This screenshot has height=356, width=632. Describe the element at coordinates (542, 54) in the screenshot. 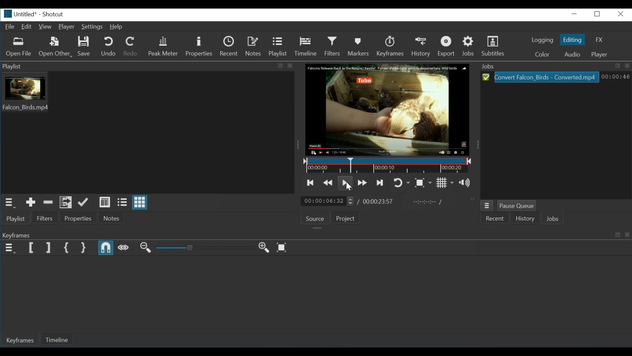

I see `Color` at that location.